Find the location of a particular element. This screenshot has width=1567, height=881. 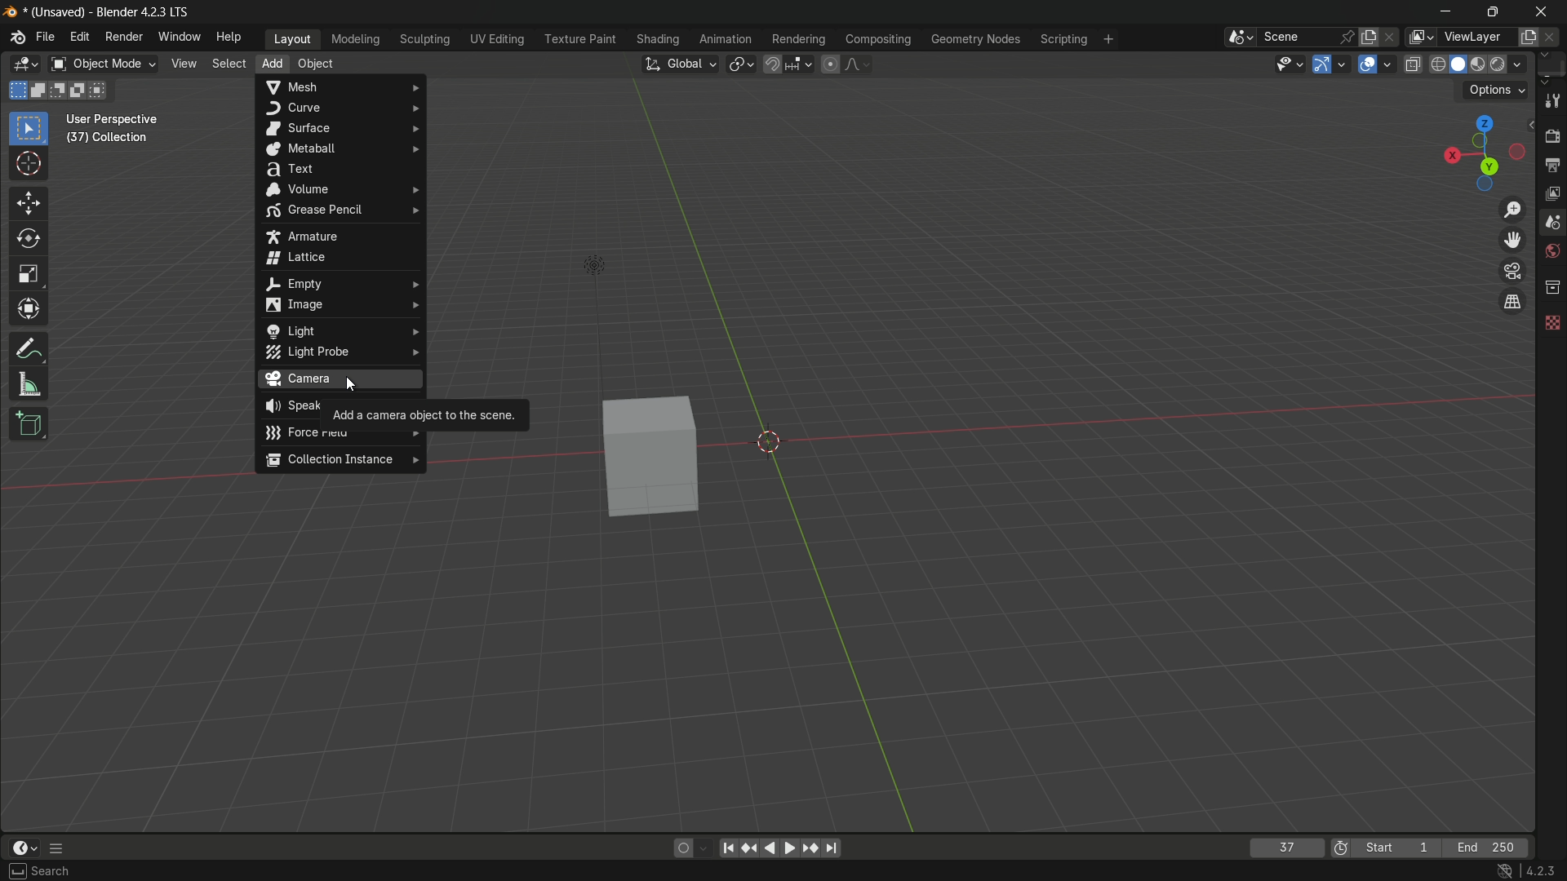

start new selection is located at coordinates (17, 90).